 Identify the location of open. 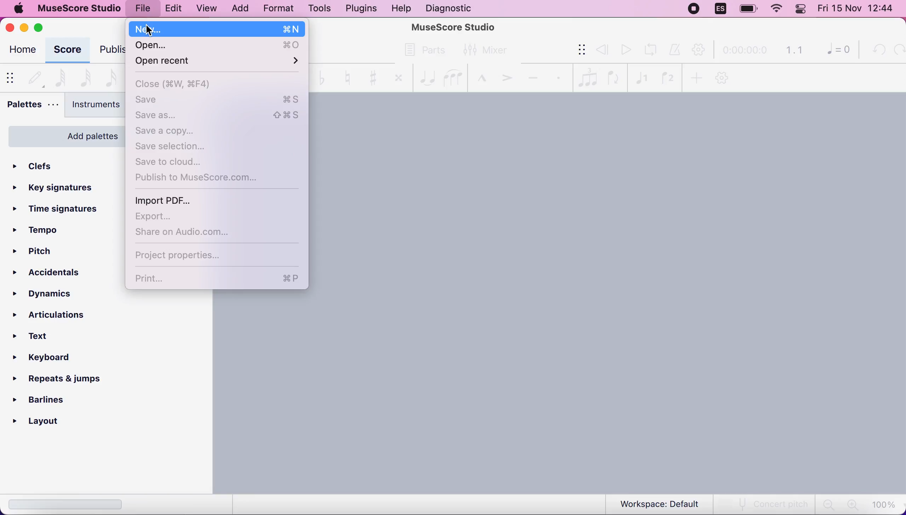
(220, 45).